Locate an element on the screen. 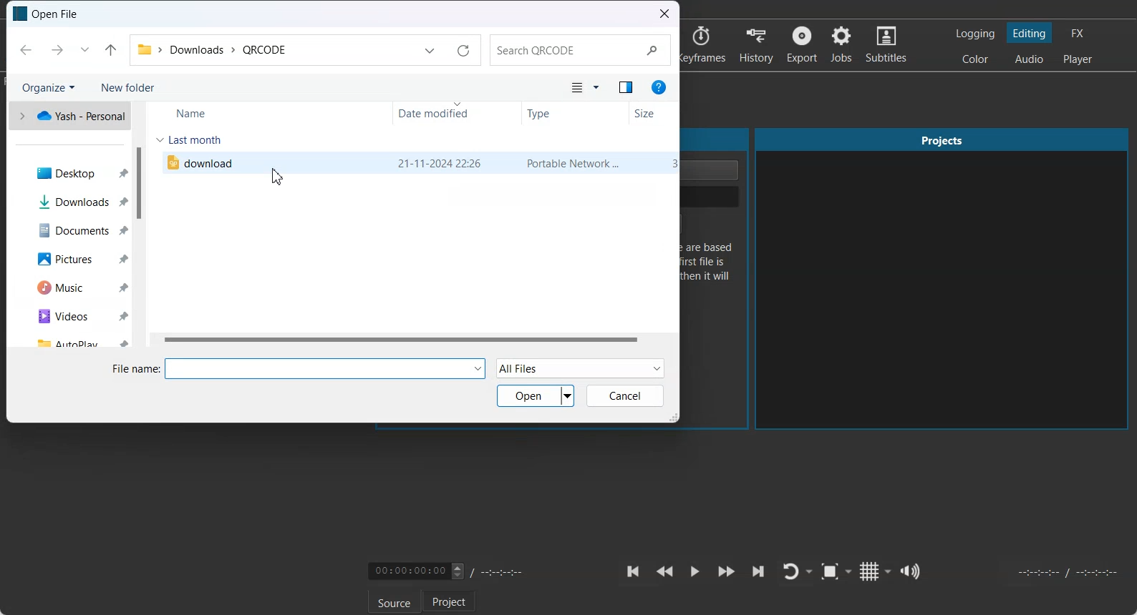 The height and width of the screenshot is (615, 1137). One drive file is located at coordinates (69, 115).